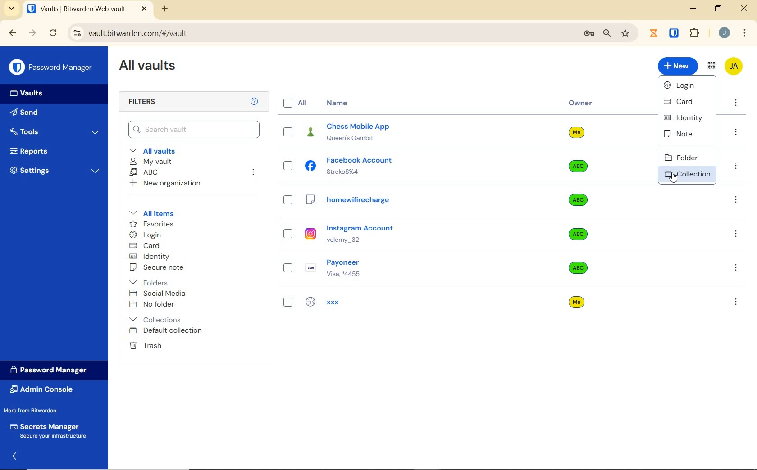 The width and height of the screenshot is (757, 470). I want to click on identity, so click(685, 118).